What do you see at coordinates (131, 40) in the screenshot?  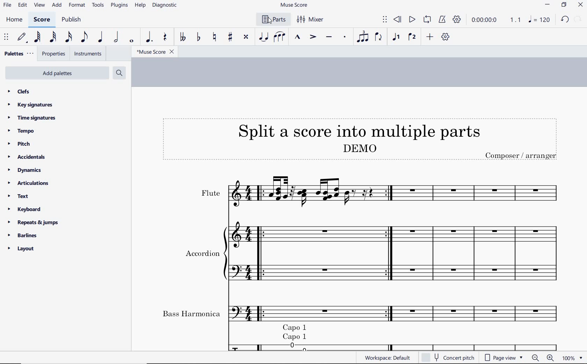 I see `whole note` at bounding box center [131, 40].